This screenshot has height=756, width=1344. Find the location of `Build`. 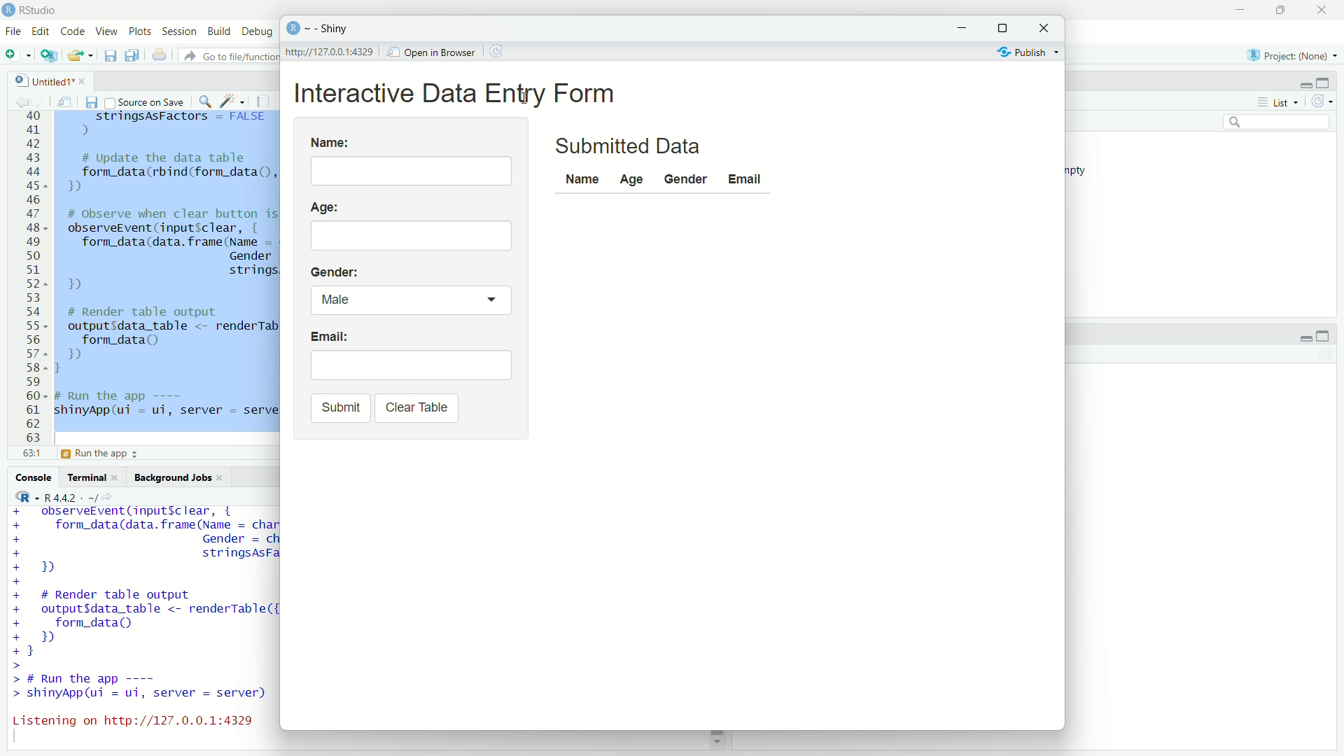

Build is located at coordinates (220, 31).